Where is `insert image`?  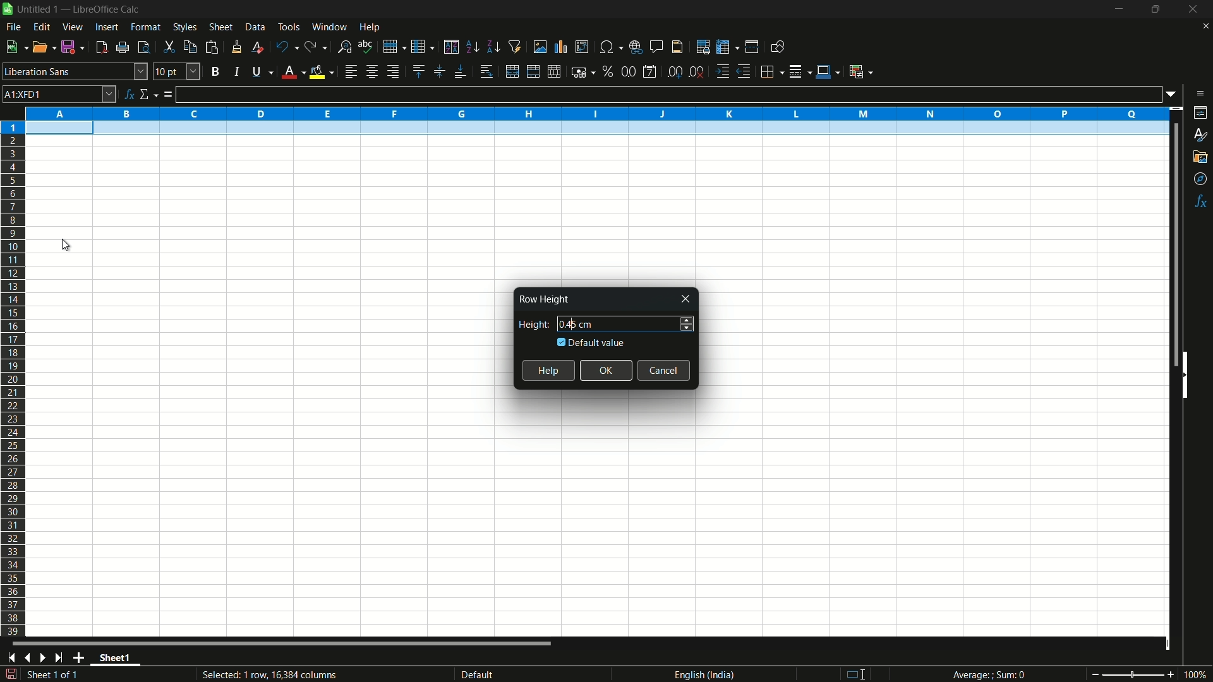 insert image is located at coordinates (540, 46).